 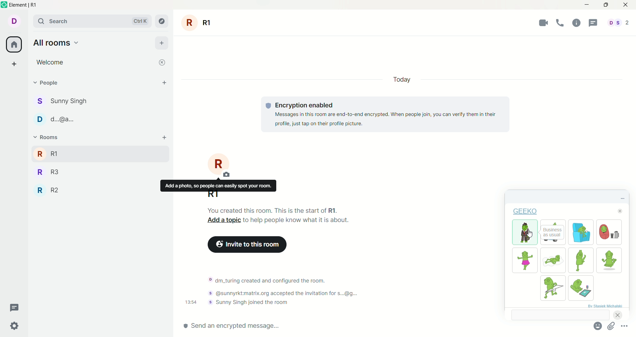 What do you see at coordinates (164, 82) in the screenshot?
I see `start chat` at bounding box center [164, 82].